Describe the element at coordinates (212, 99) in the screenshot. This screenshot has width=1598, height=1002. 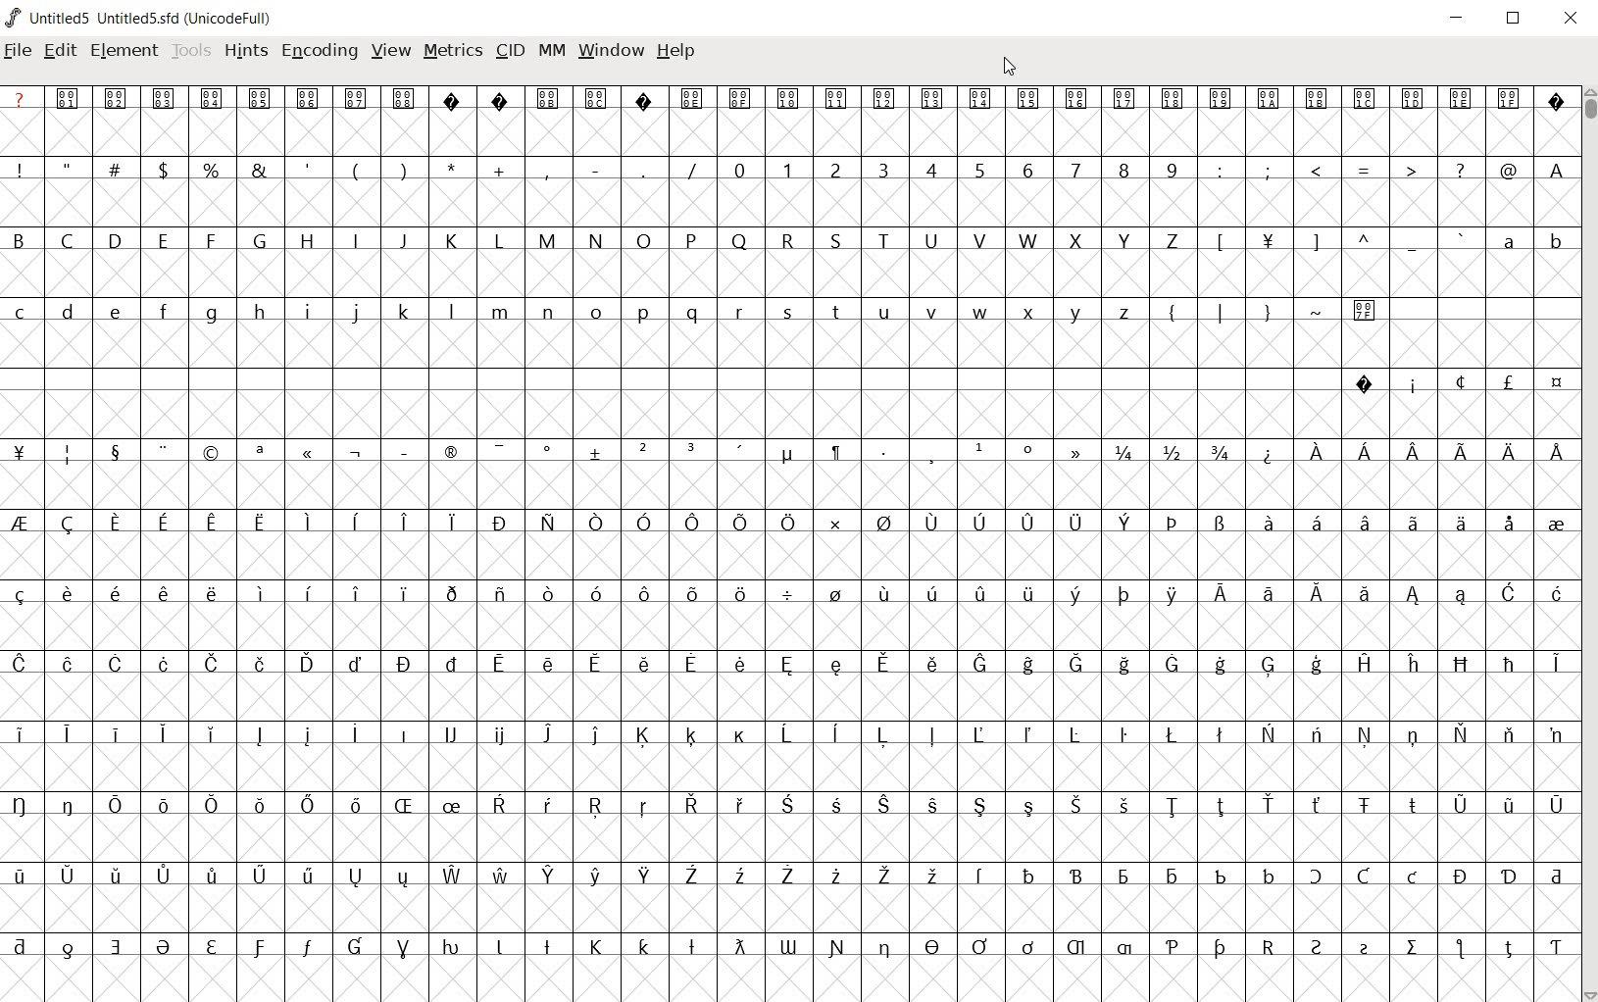
I see `Symbol` at that location.